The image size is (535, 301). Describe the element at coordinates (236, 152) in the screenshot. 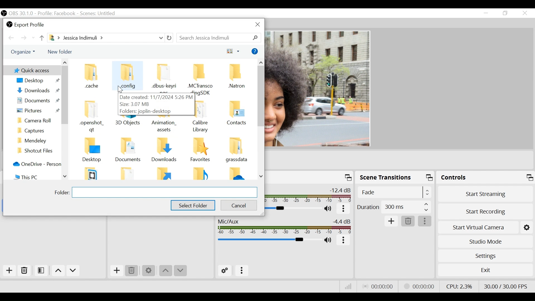

I see `Folder` at that location.